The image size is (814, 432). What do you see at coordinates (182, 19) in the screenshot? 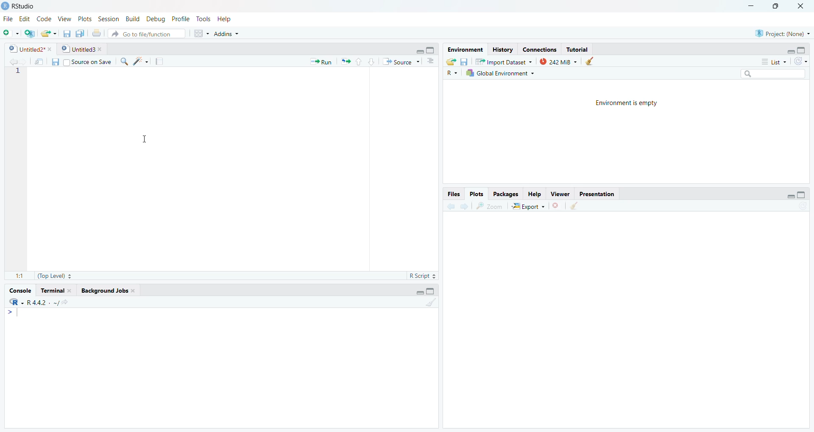
I see `Profile` at bounding box center [182, 19].